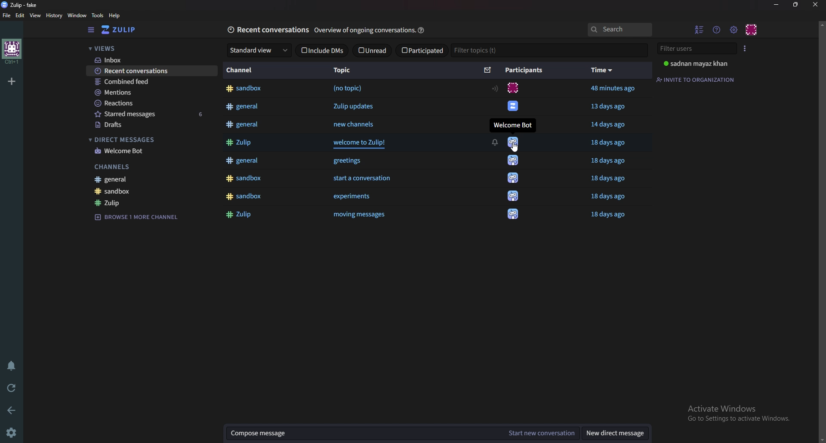 Image resolution: width=826 pixels, height=443 pixels. I want to click on Home view, so click(123, 30).